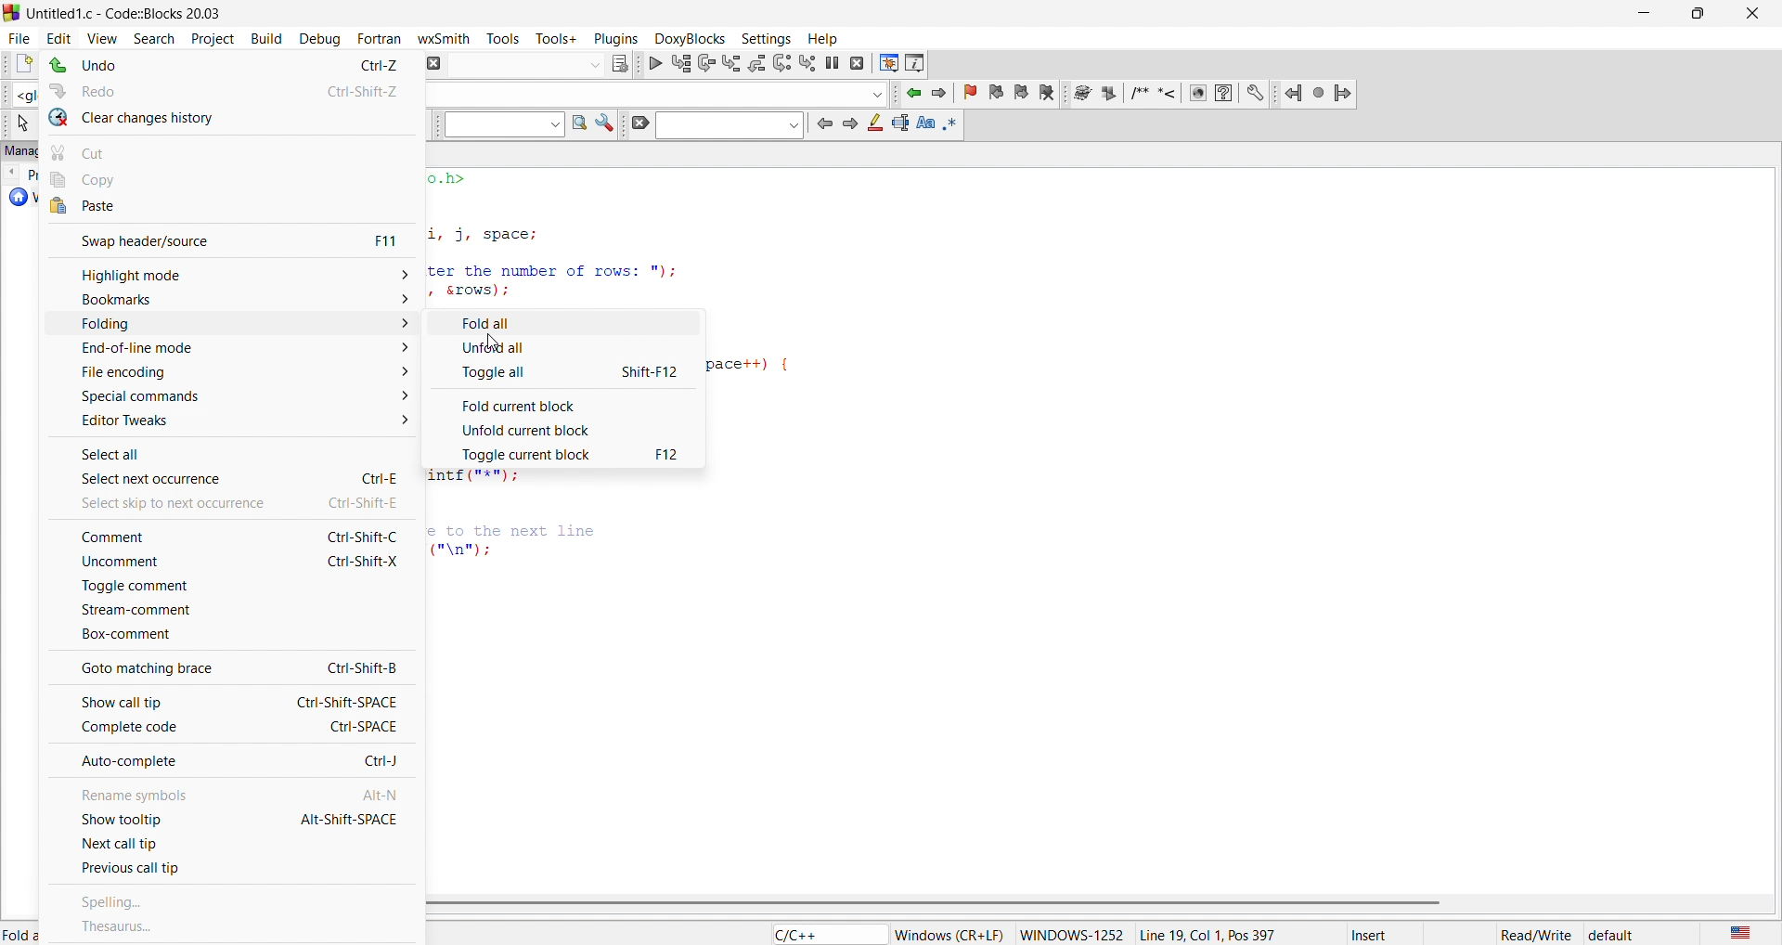 The width and height of the screenshot is (1782, 945). What do you see at coordinates (916, 62) in the screenshot?
I see `various info` at bounding box center [916, 62].